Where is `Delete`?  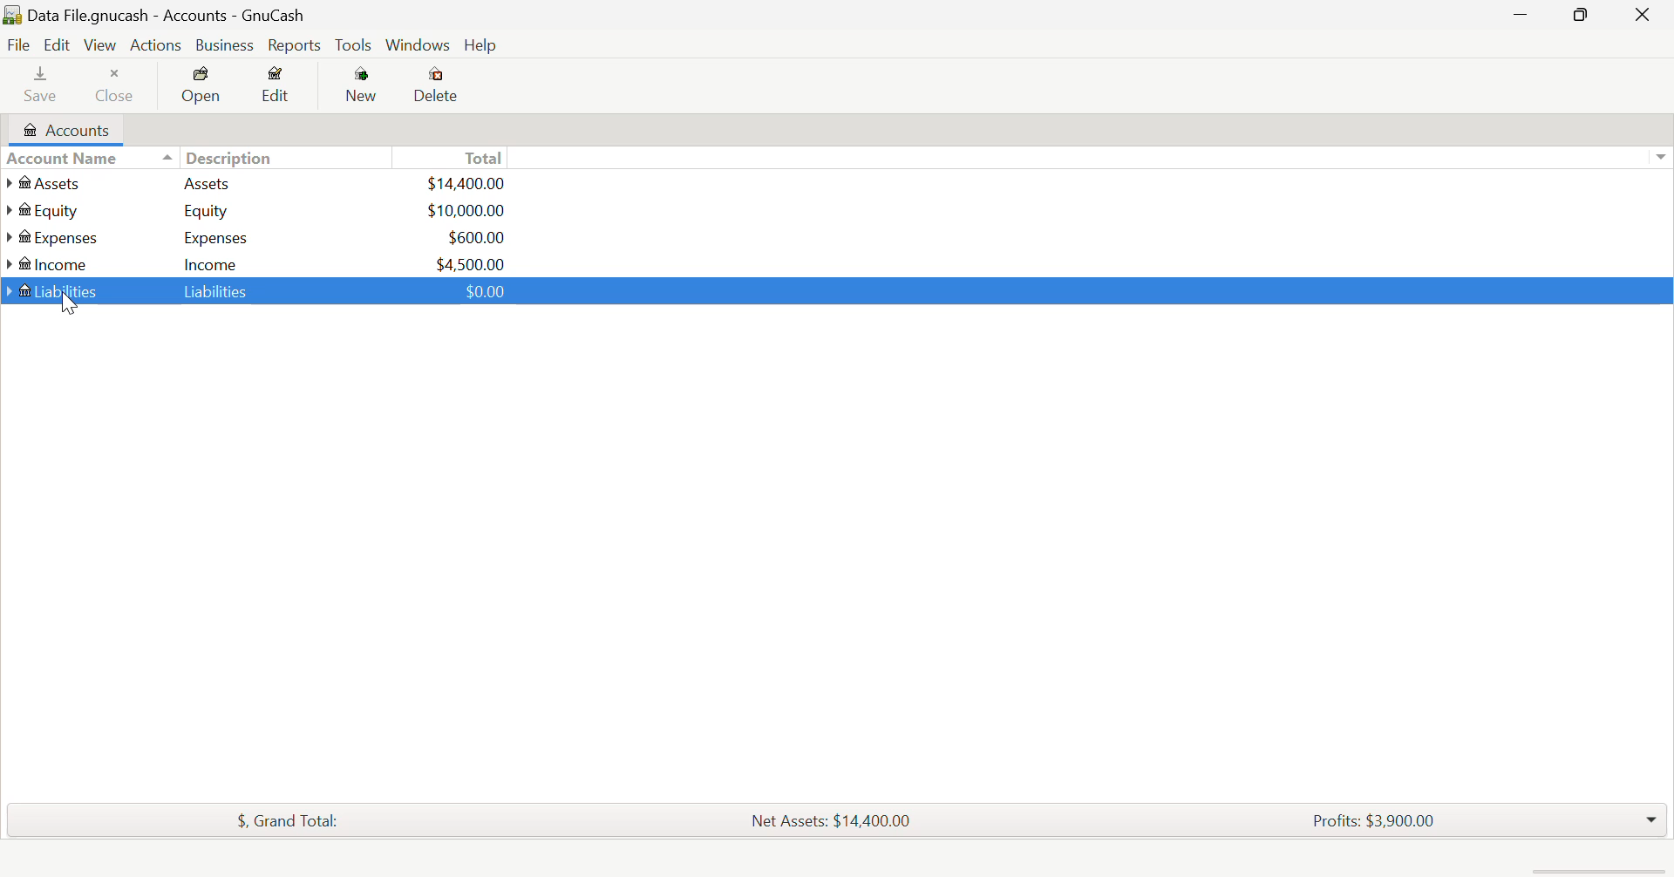 Delete is located at coordinates (436, 85).